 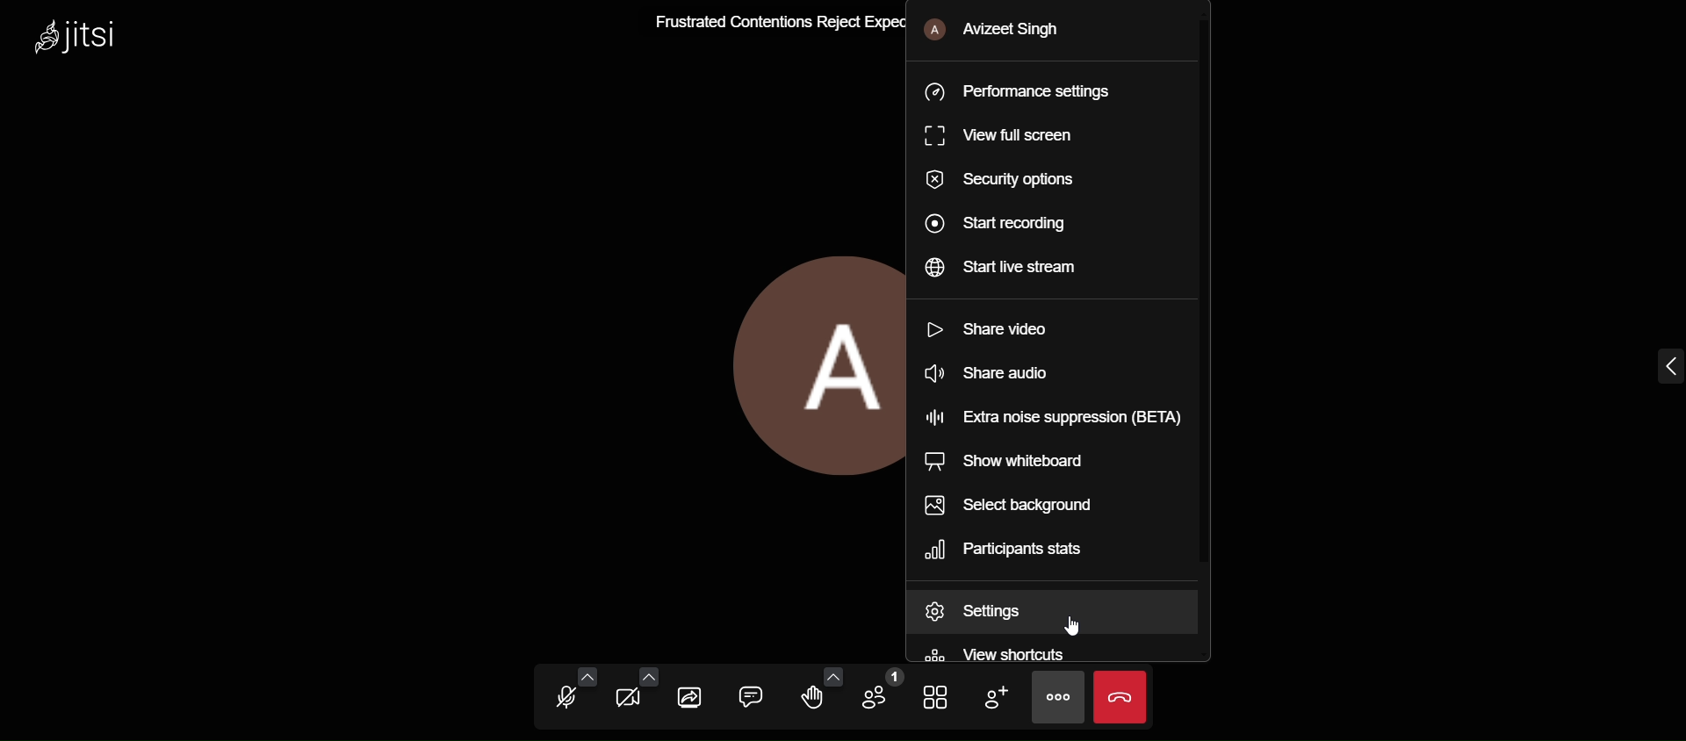 I want to click on add more reactions, so click(x=828, y=666).